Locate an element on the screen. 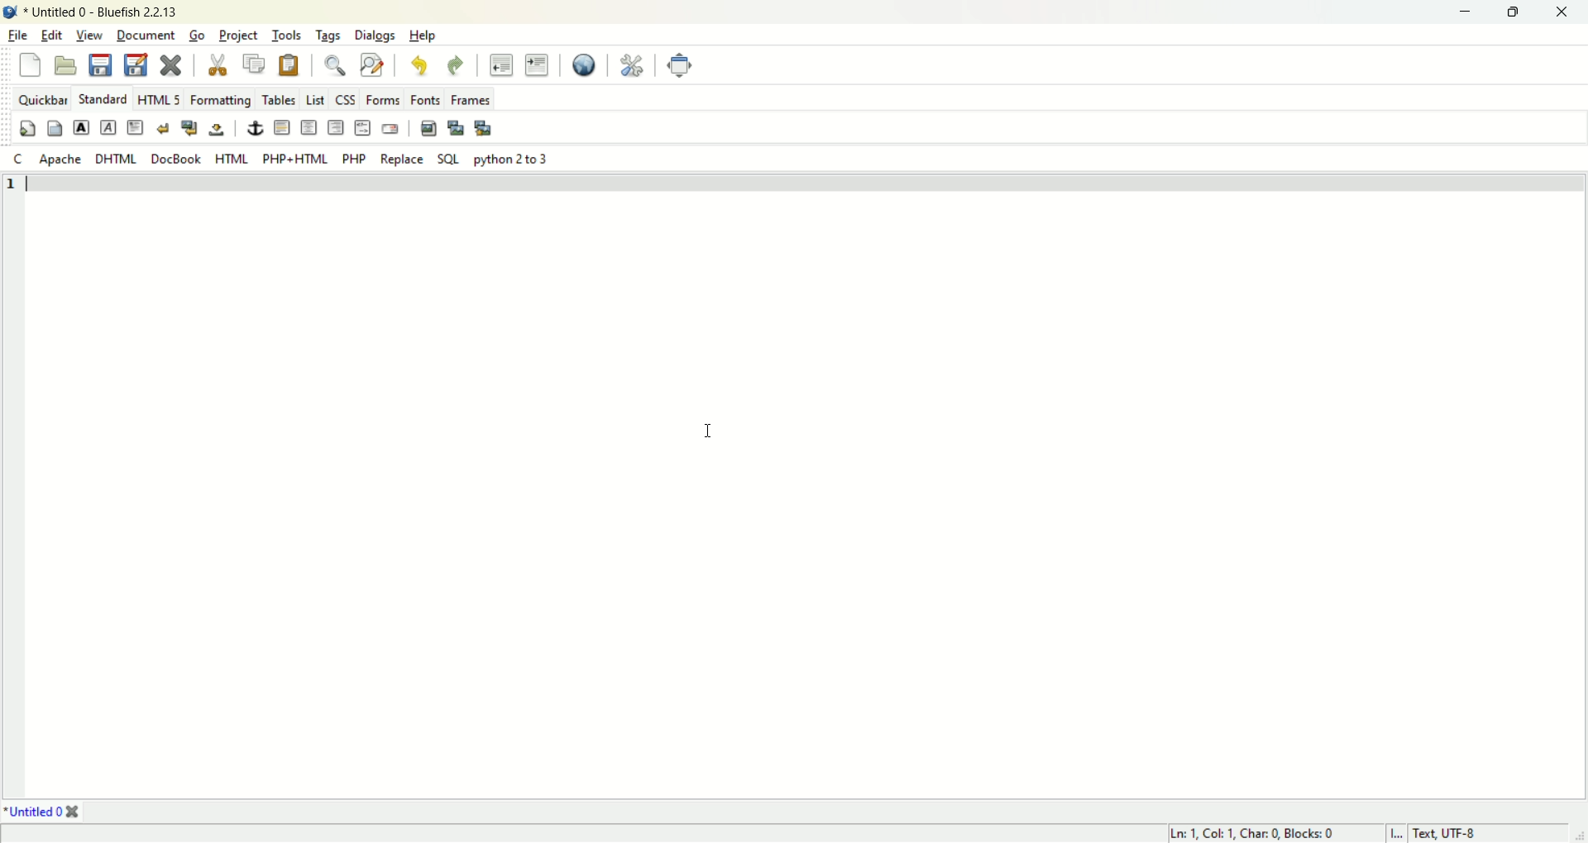 Image resolution: width=1588 pixels, height=843 pixels. project is located at coordinates (237, 36).